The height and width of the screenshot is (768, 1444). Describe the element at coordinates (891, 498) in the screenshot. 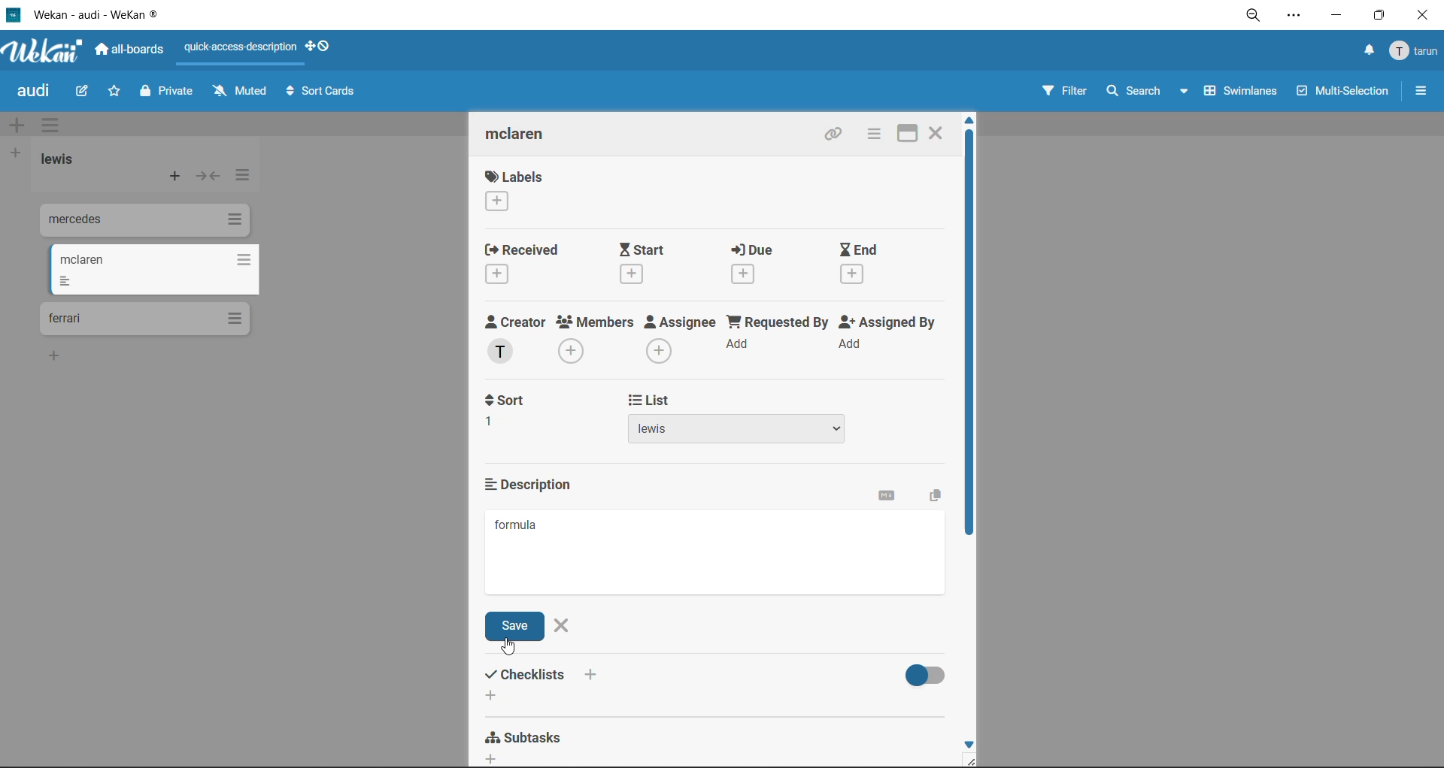

I see `markdown` at that location.